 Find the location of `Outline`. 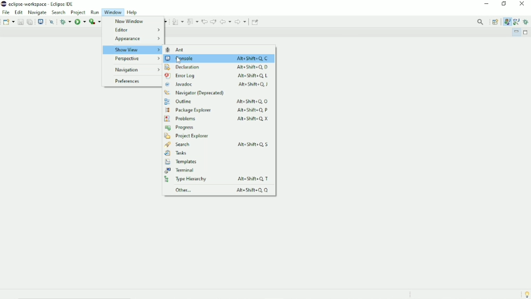

Outline is located at coordinates (215, 101).